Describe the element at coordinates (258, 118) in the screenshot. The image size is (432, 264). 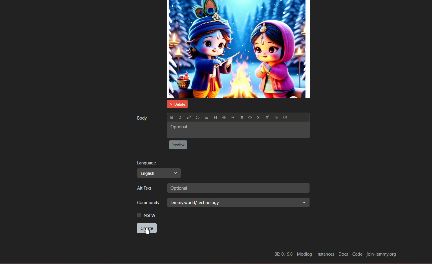
I see `` at that location.